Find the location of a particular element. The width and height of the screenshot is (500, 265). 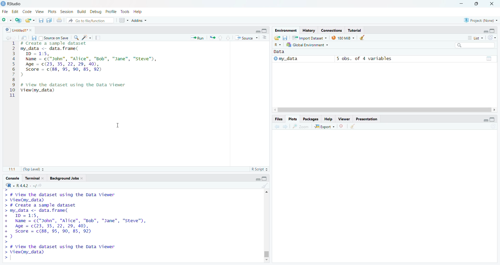

Pages is located at coordinates (489, 59).